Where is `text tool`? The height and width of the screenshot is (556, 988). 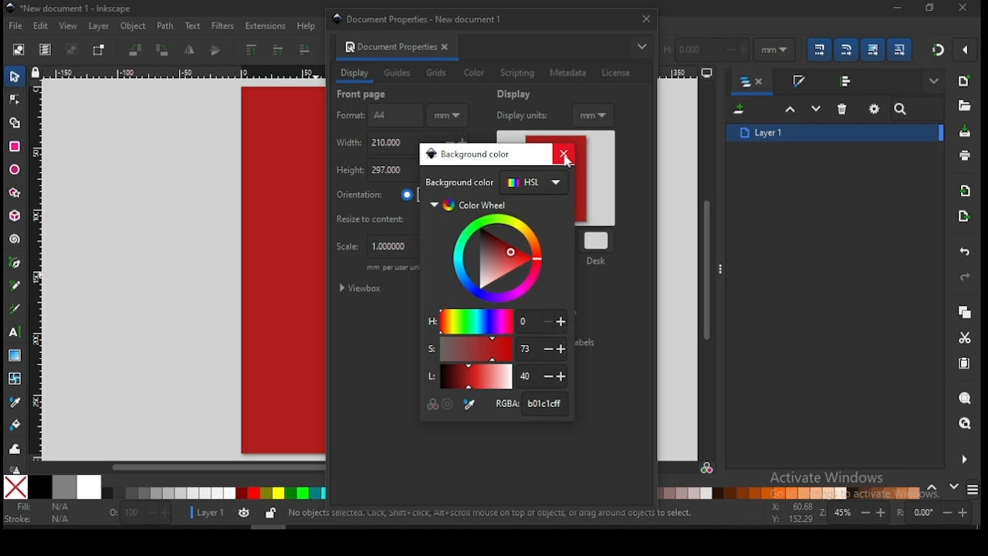
text tool is located at coordinates (15, 332).